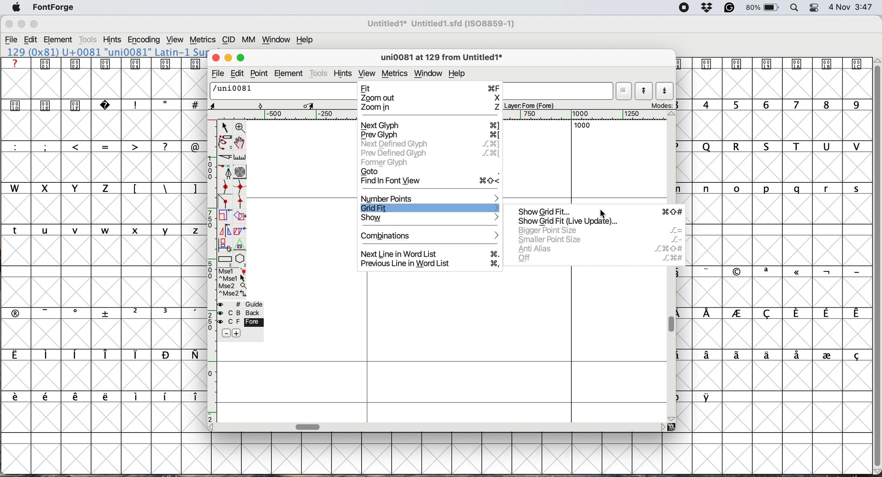 This screenshot has width=882, height=477. What do you see at coordinates (597, 258) in the screenshot?
I see `off` at bounding box center [597, 258].